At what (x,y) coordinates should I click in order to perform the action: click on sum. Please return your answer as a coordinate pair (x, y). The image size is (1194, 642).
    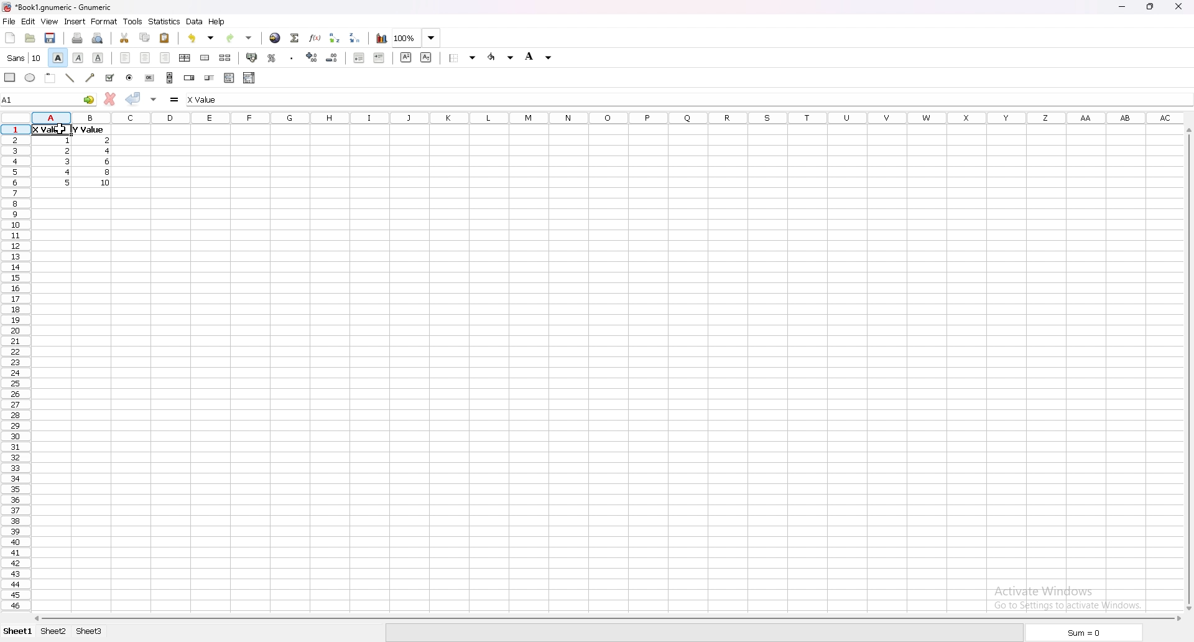
    Looking at the image, I should click on (1085, 635).